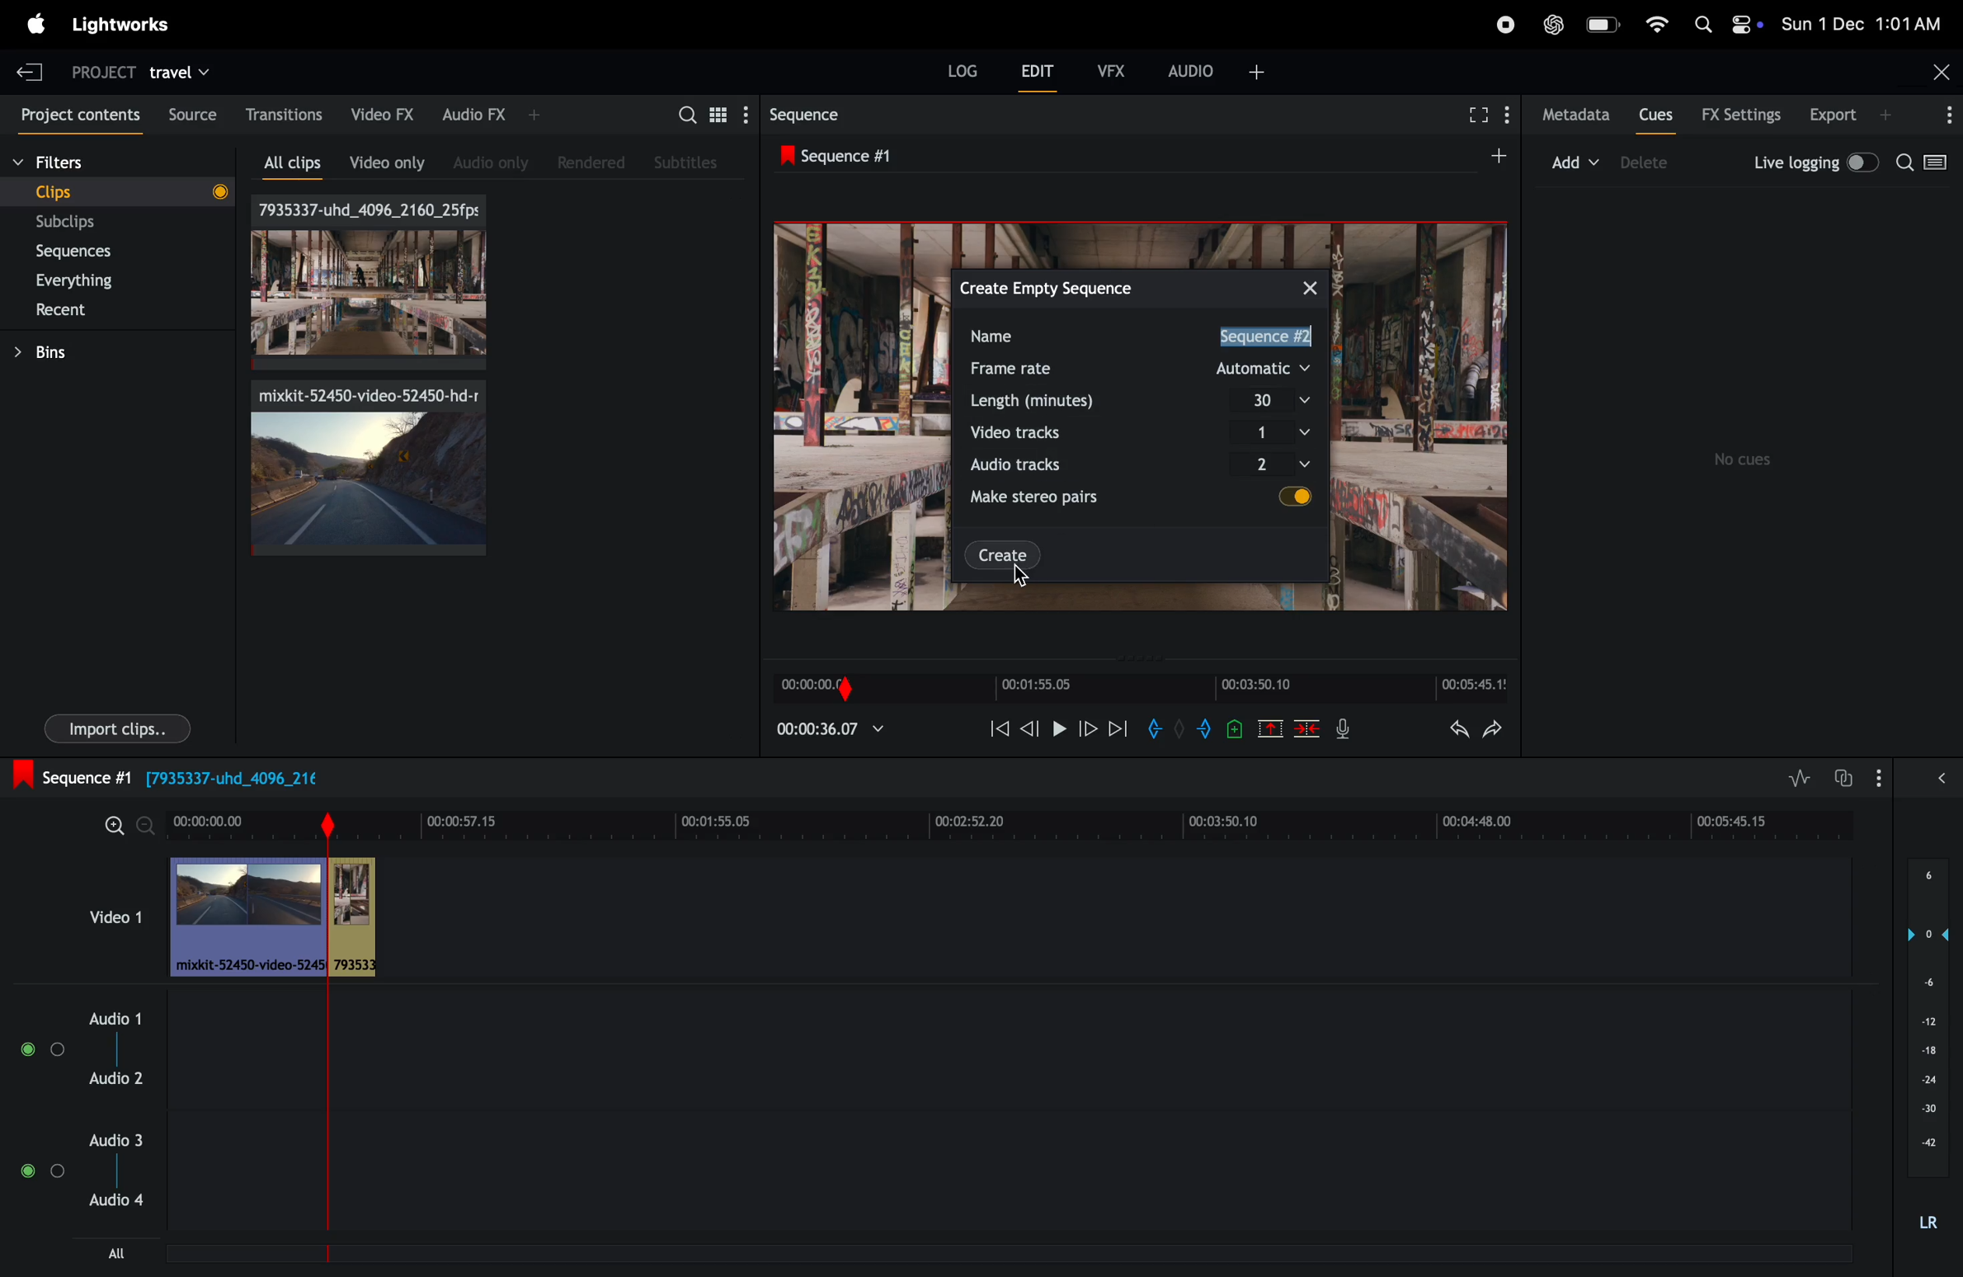 Image resolution: width=1963 pixels, height=1277 pixels. Describe the element at coordinates (1145, 688) in the screenshot. I see `time frame` at that location.